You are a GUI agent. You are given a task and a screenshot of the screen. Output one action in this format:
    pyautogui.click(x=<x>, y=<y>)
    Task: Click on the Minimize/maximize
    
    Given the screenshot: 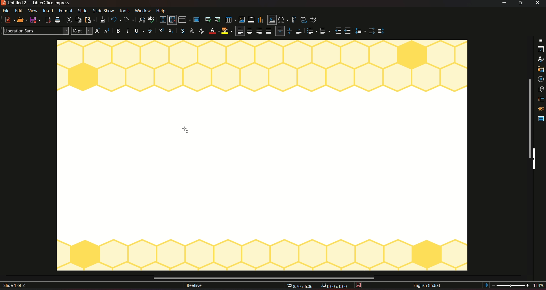 What is the action you would take?
    pyautogui.click(x=520, y=3)
    